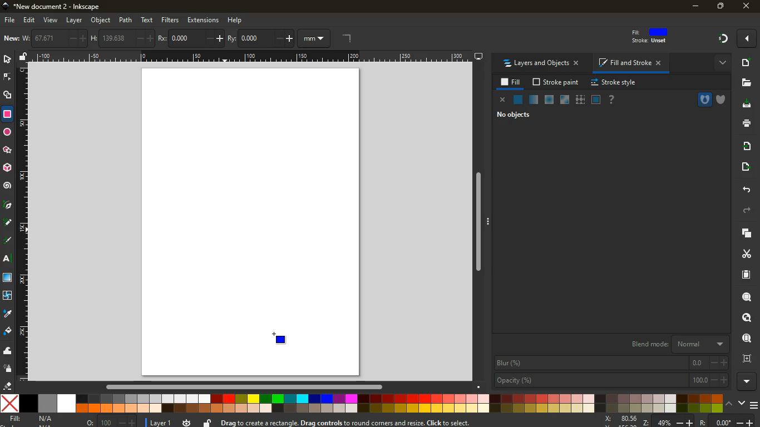  I want to click on new, so click(11, 38).